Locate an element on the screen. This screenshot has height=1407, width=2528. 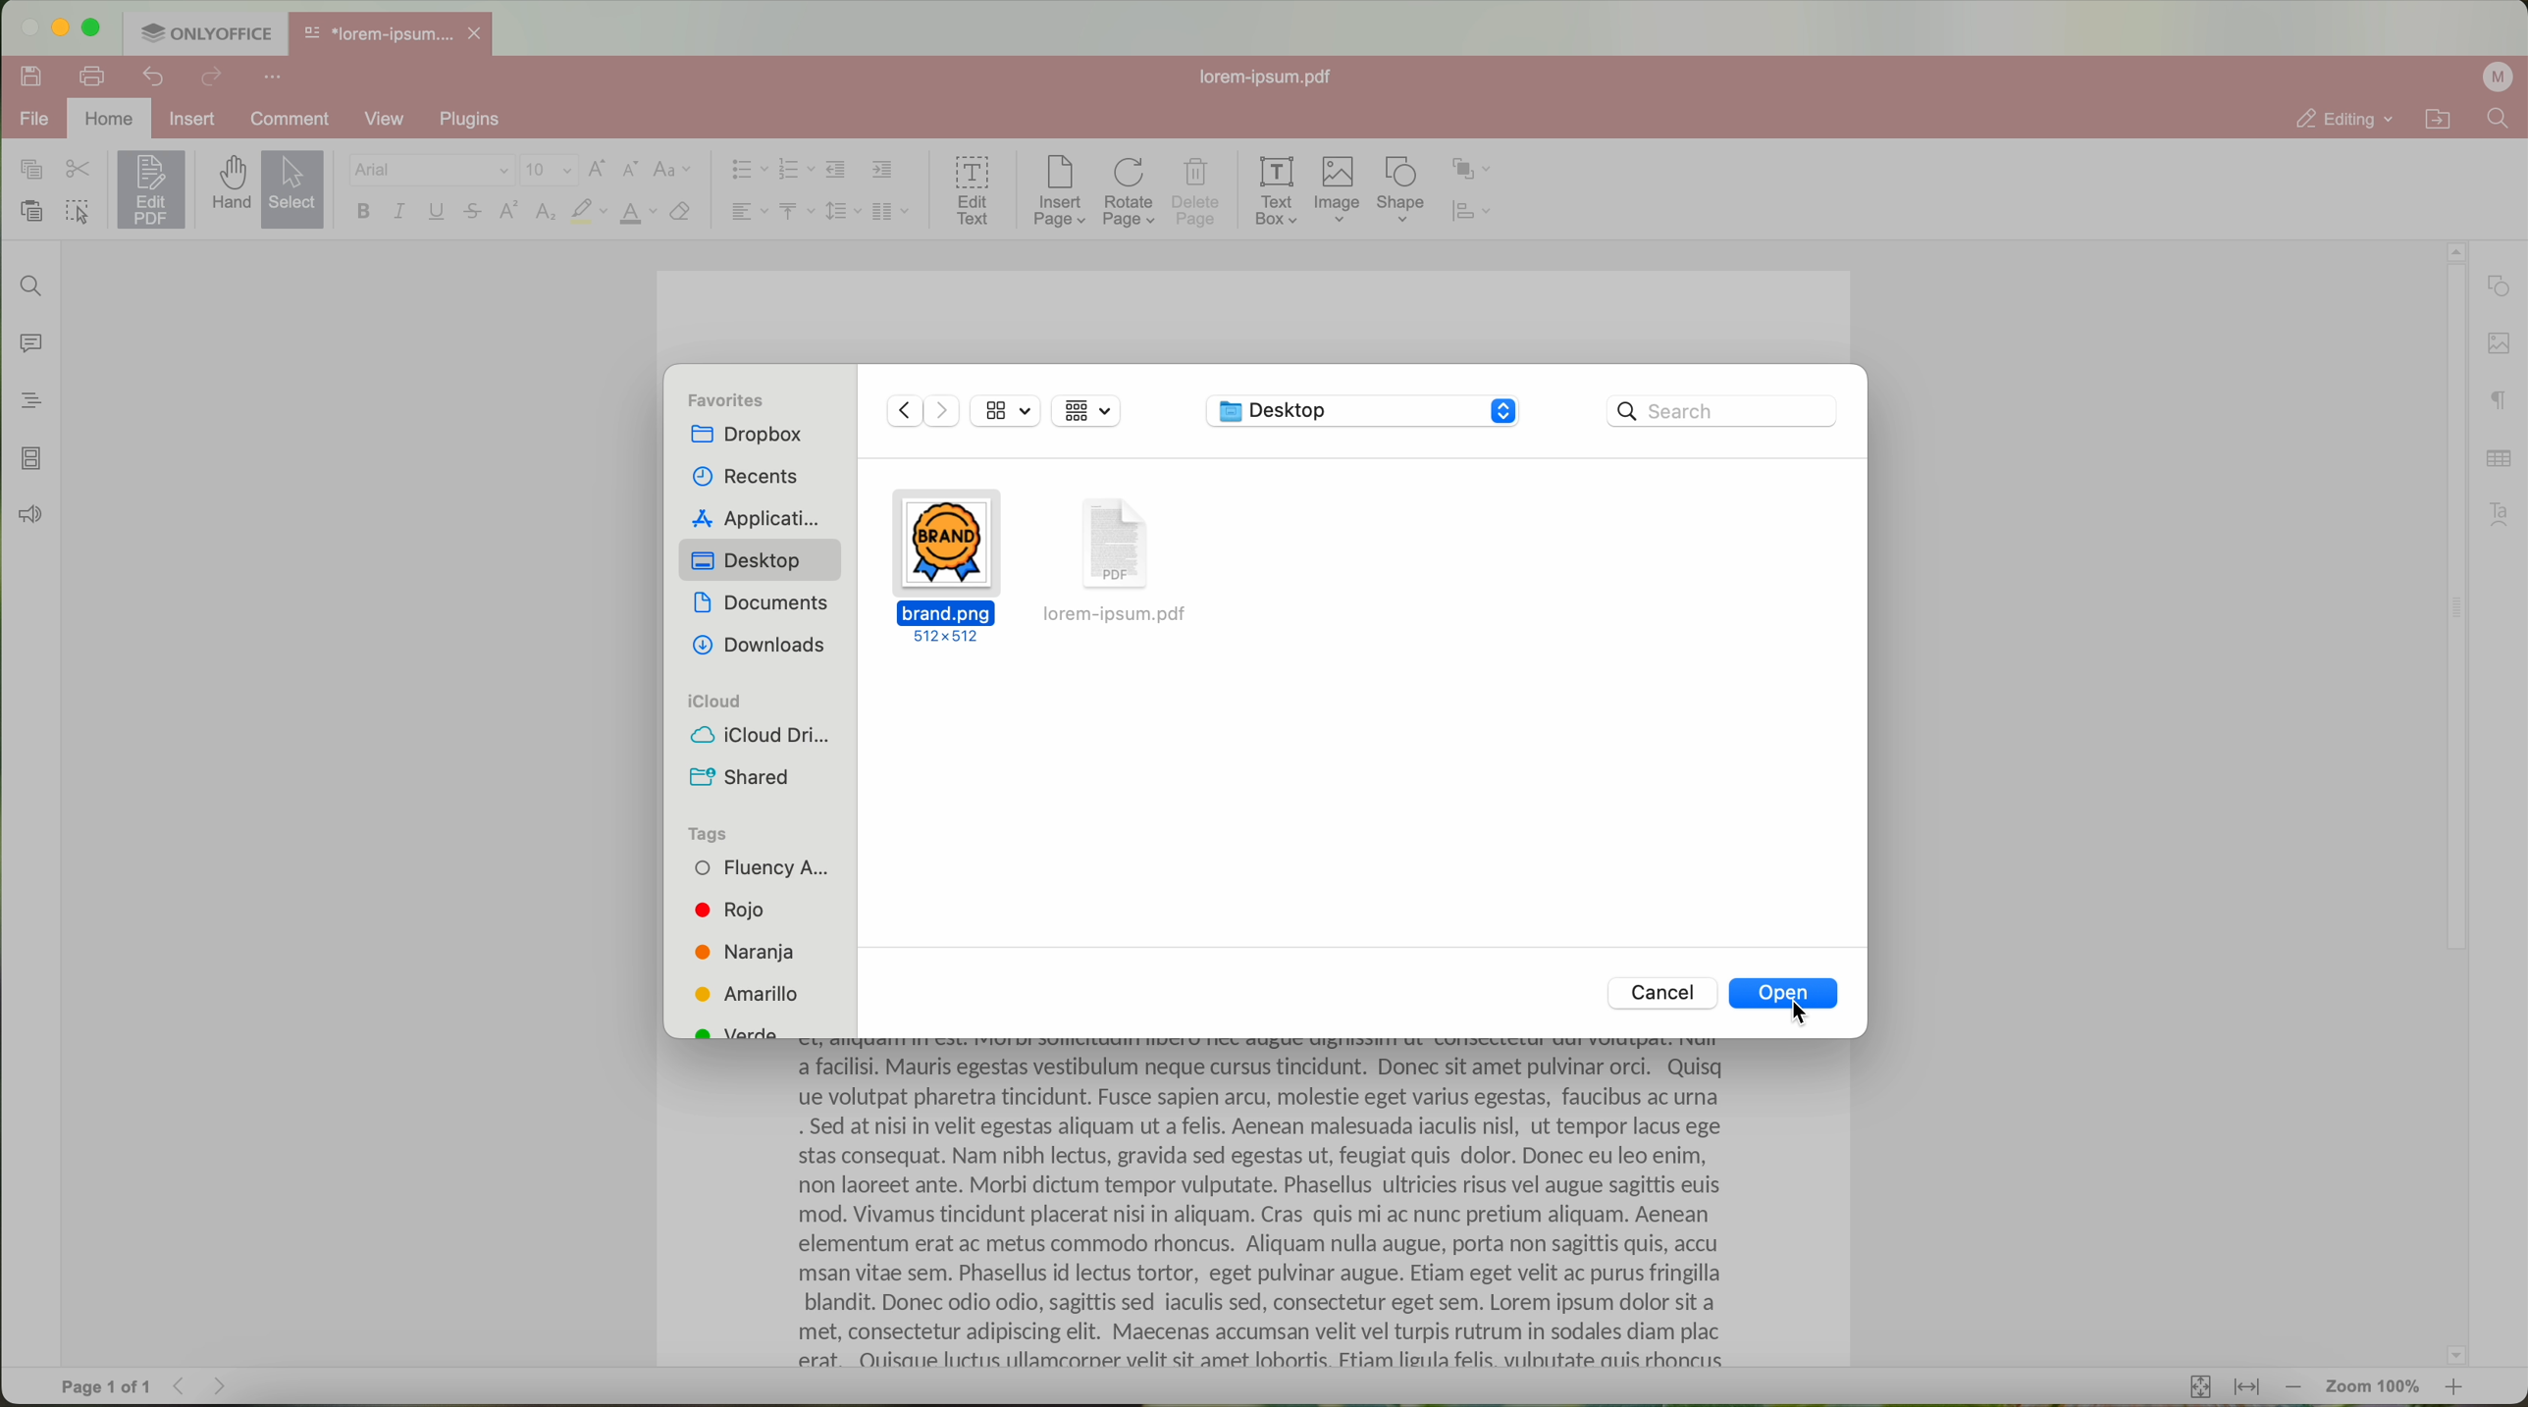
redo is located at coordinates (212, 78).